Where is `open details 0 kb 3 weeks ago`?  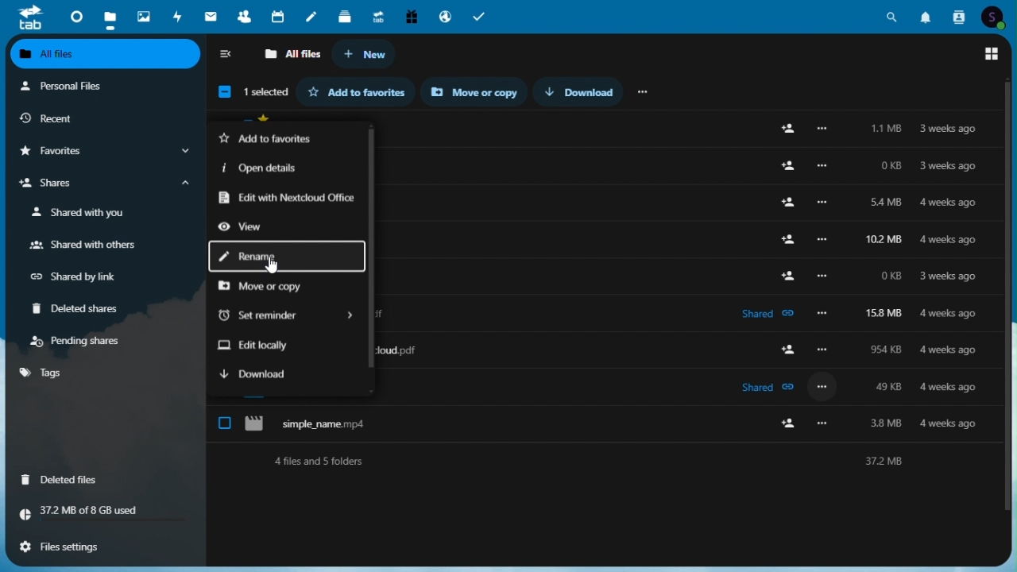 open details 0 kb 3 weeks ago is located at coordinates (601, 167).